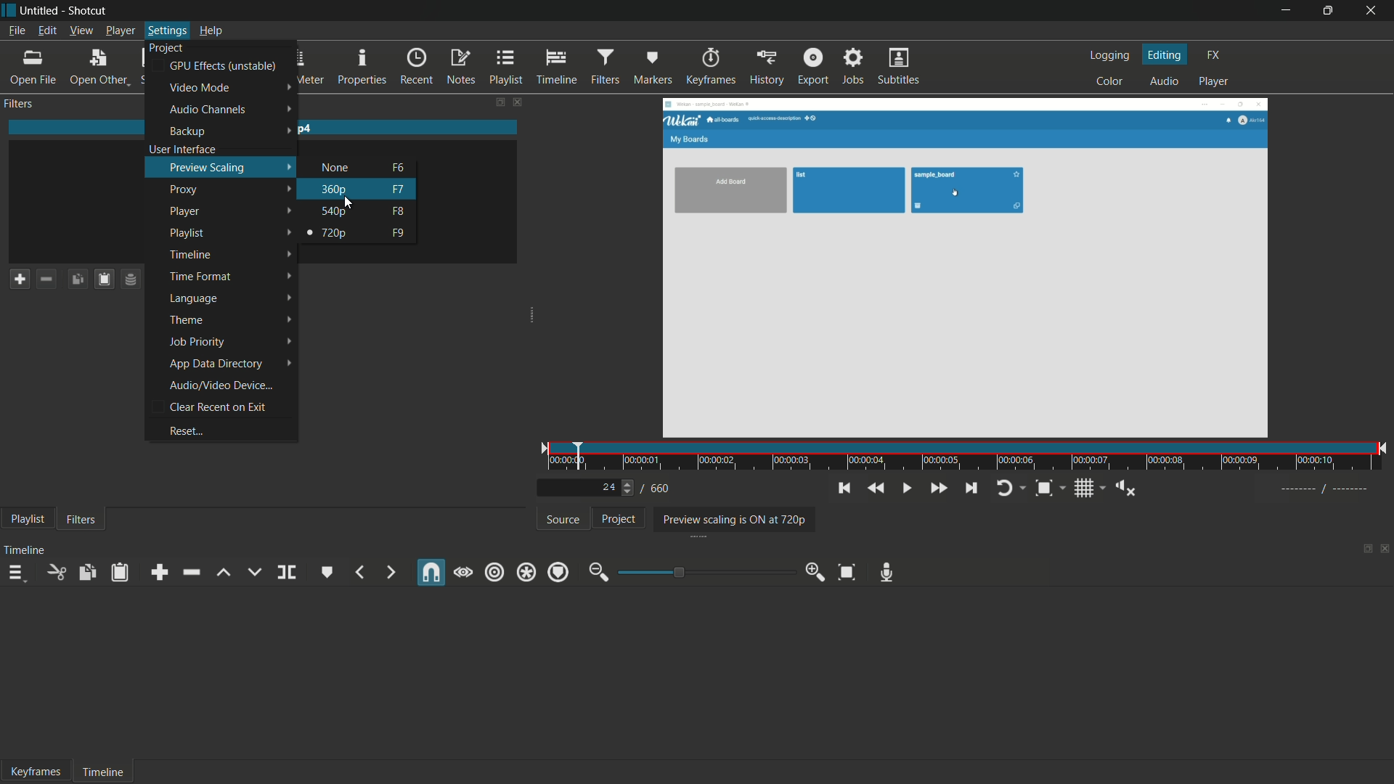 This screenshot has width=1394, height=784. Describe the element at coordinates (189, 255) in the screenshot. I see `timeline` at that location.